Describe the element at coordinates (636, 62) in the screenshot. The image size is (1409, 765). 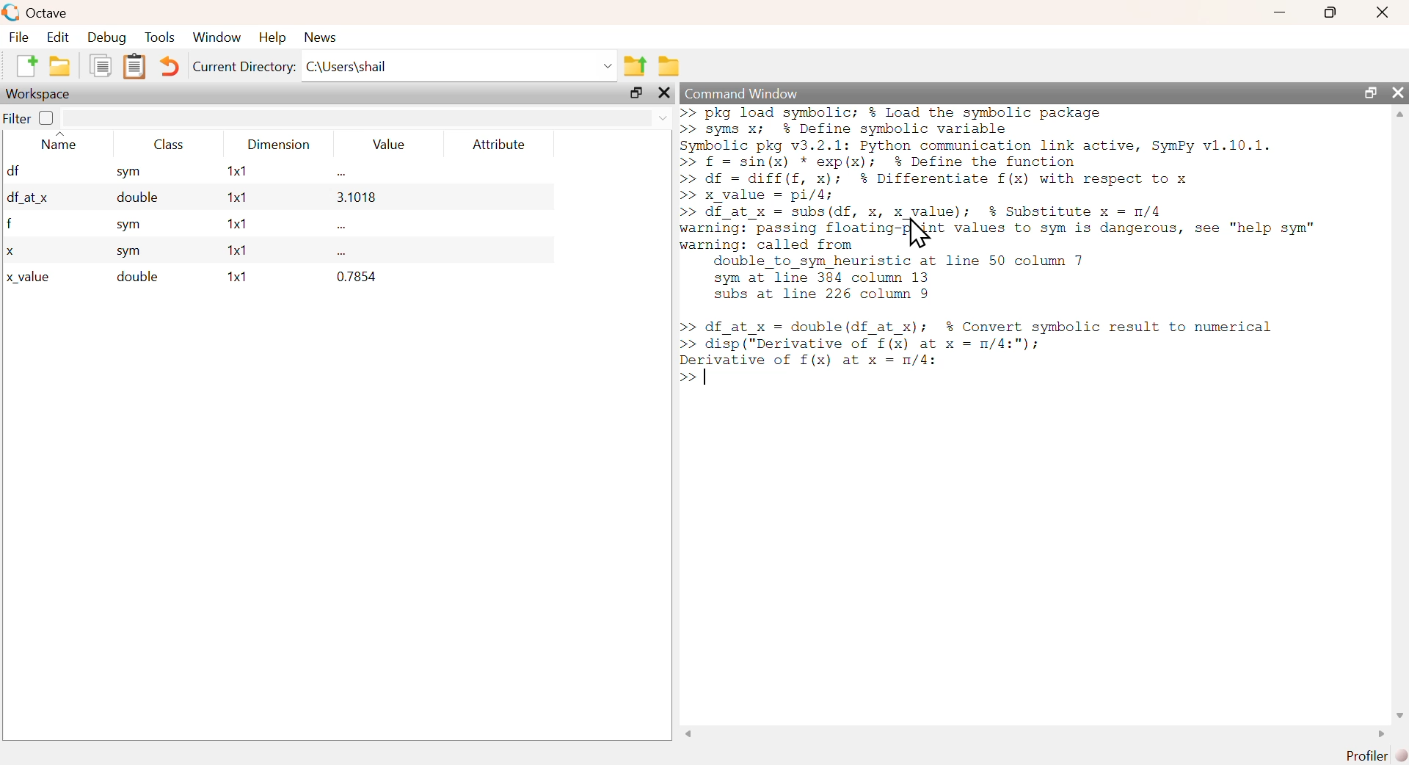
I see `One directory up` at that location.